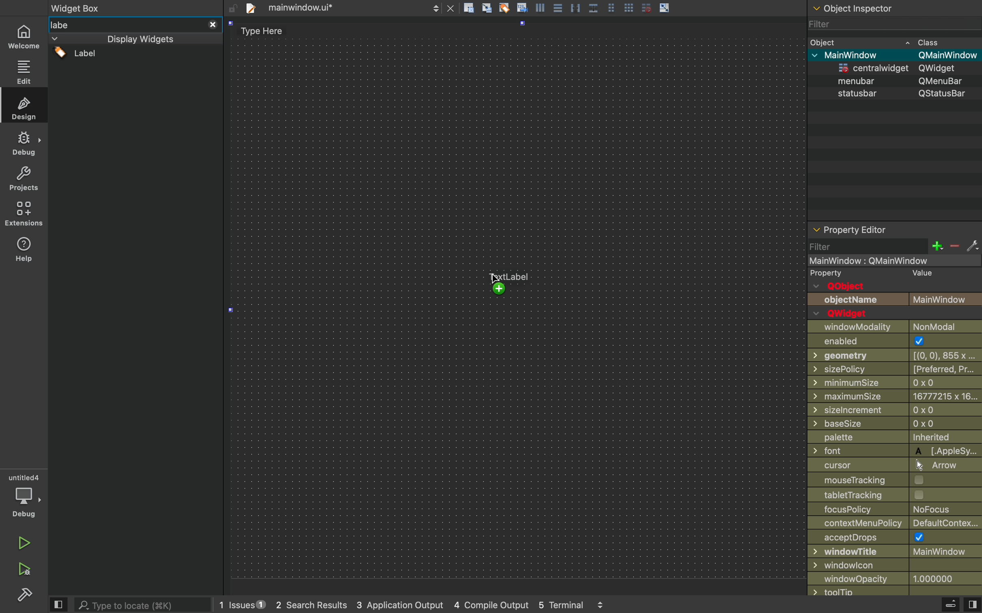 This screenshot has width=982, height=613. Describe the element at coordinates (24, 144) in the screenshot. I see `debug` at that location.